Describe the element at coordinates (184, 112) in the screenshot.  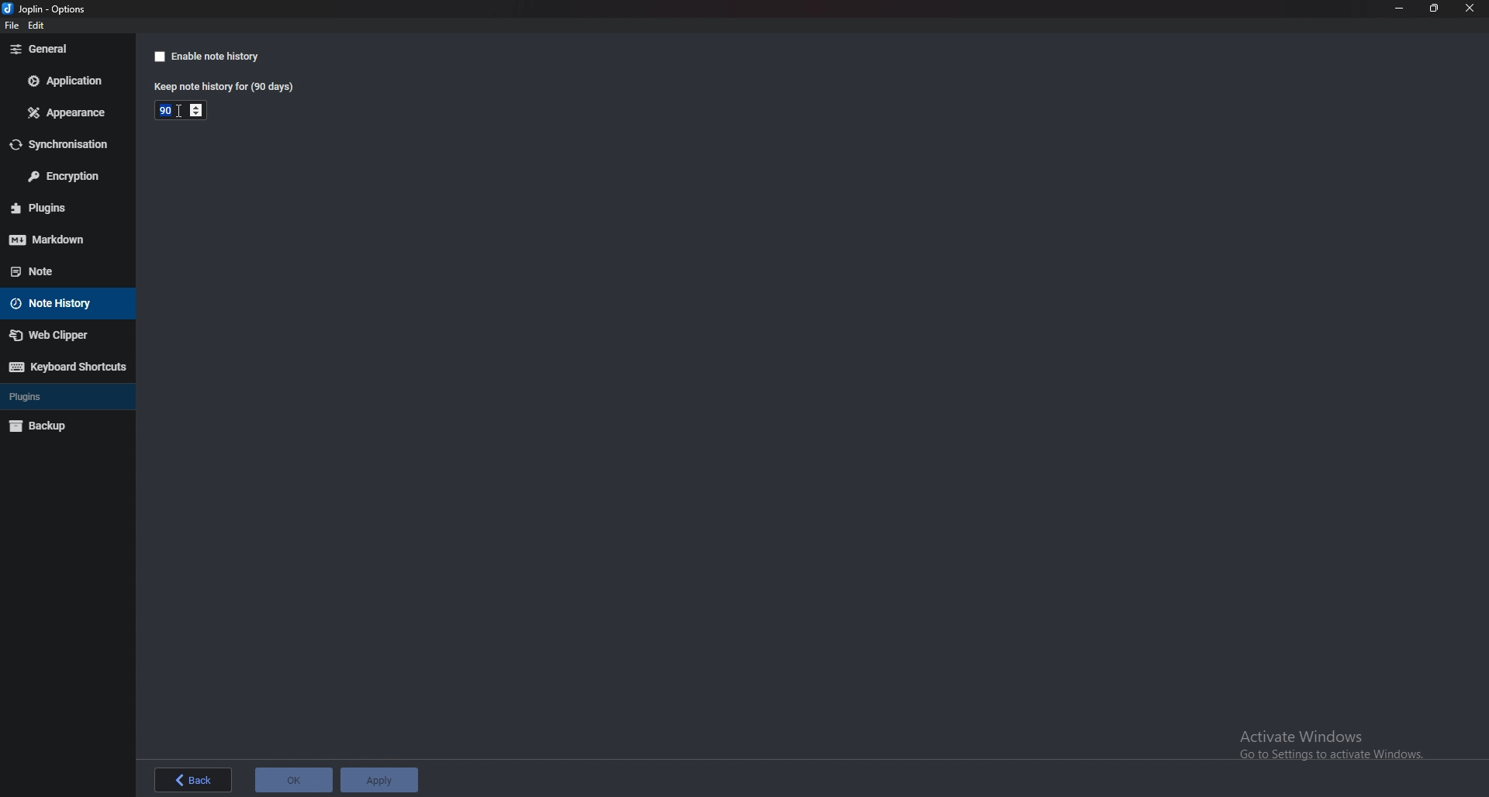
I see `cursor` at that location.